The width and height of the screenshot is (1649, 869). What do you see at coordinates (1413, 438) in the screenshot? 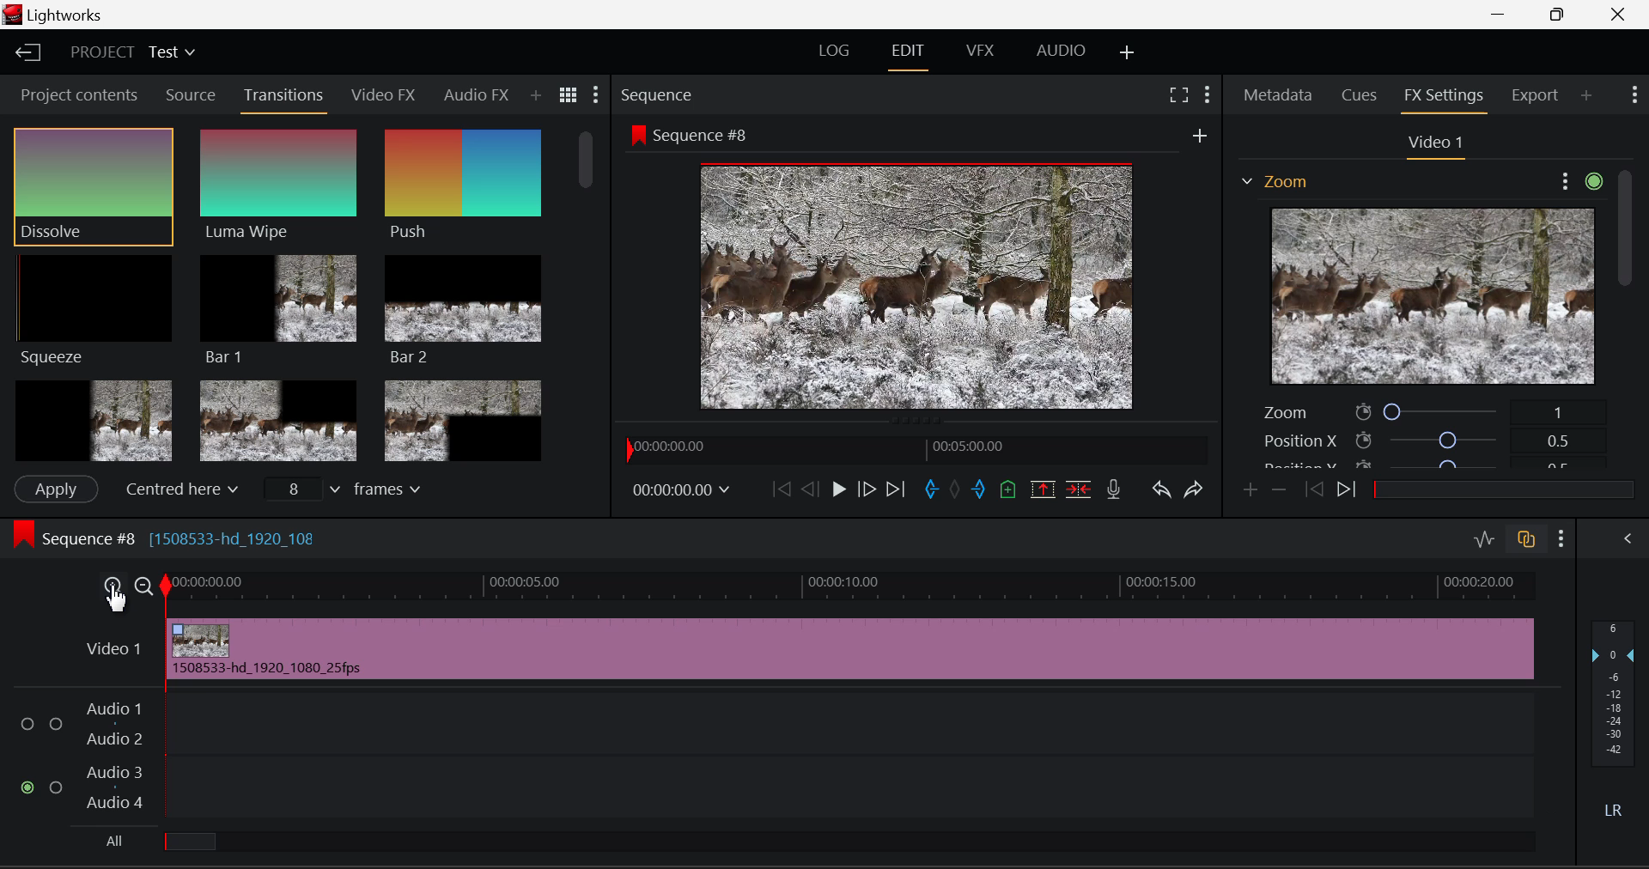
I see `Position X` at bounding box center [1413, 438].